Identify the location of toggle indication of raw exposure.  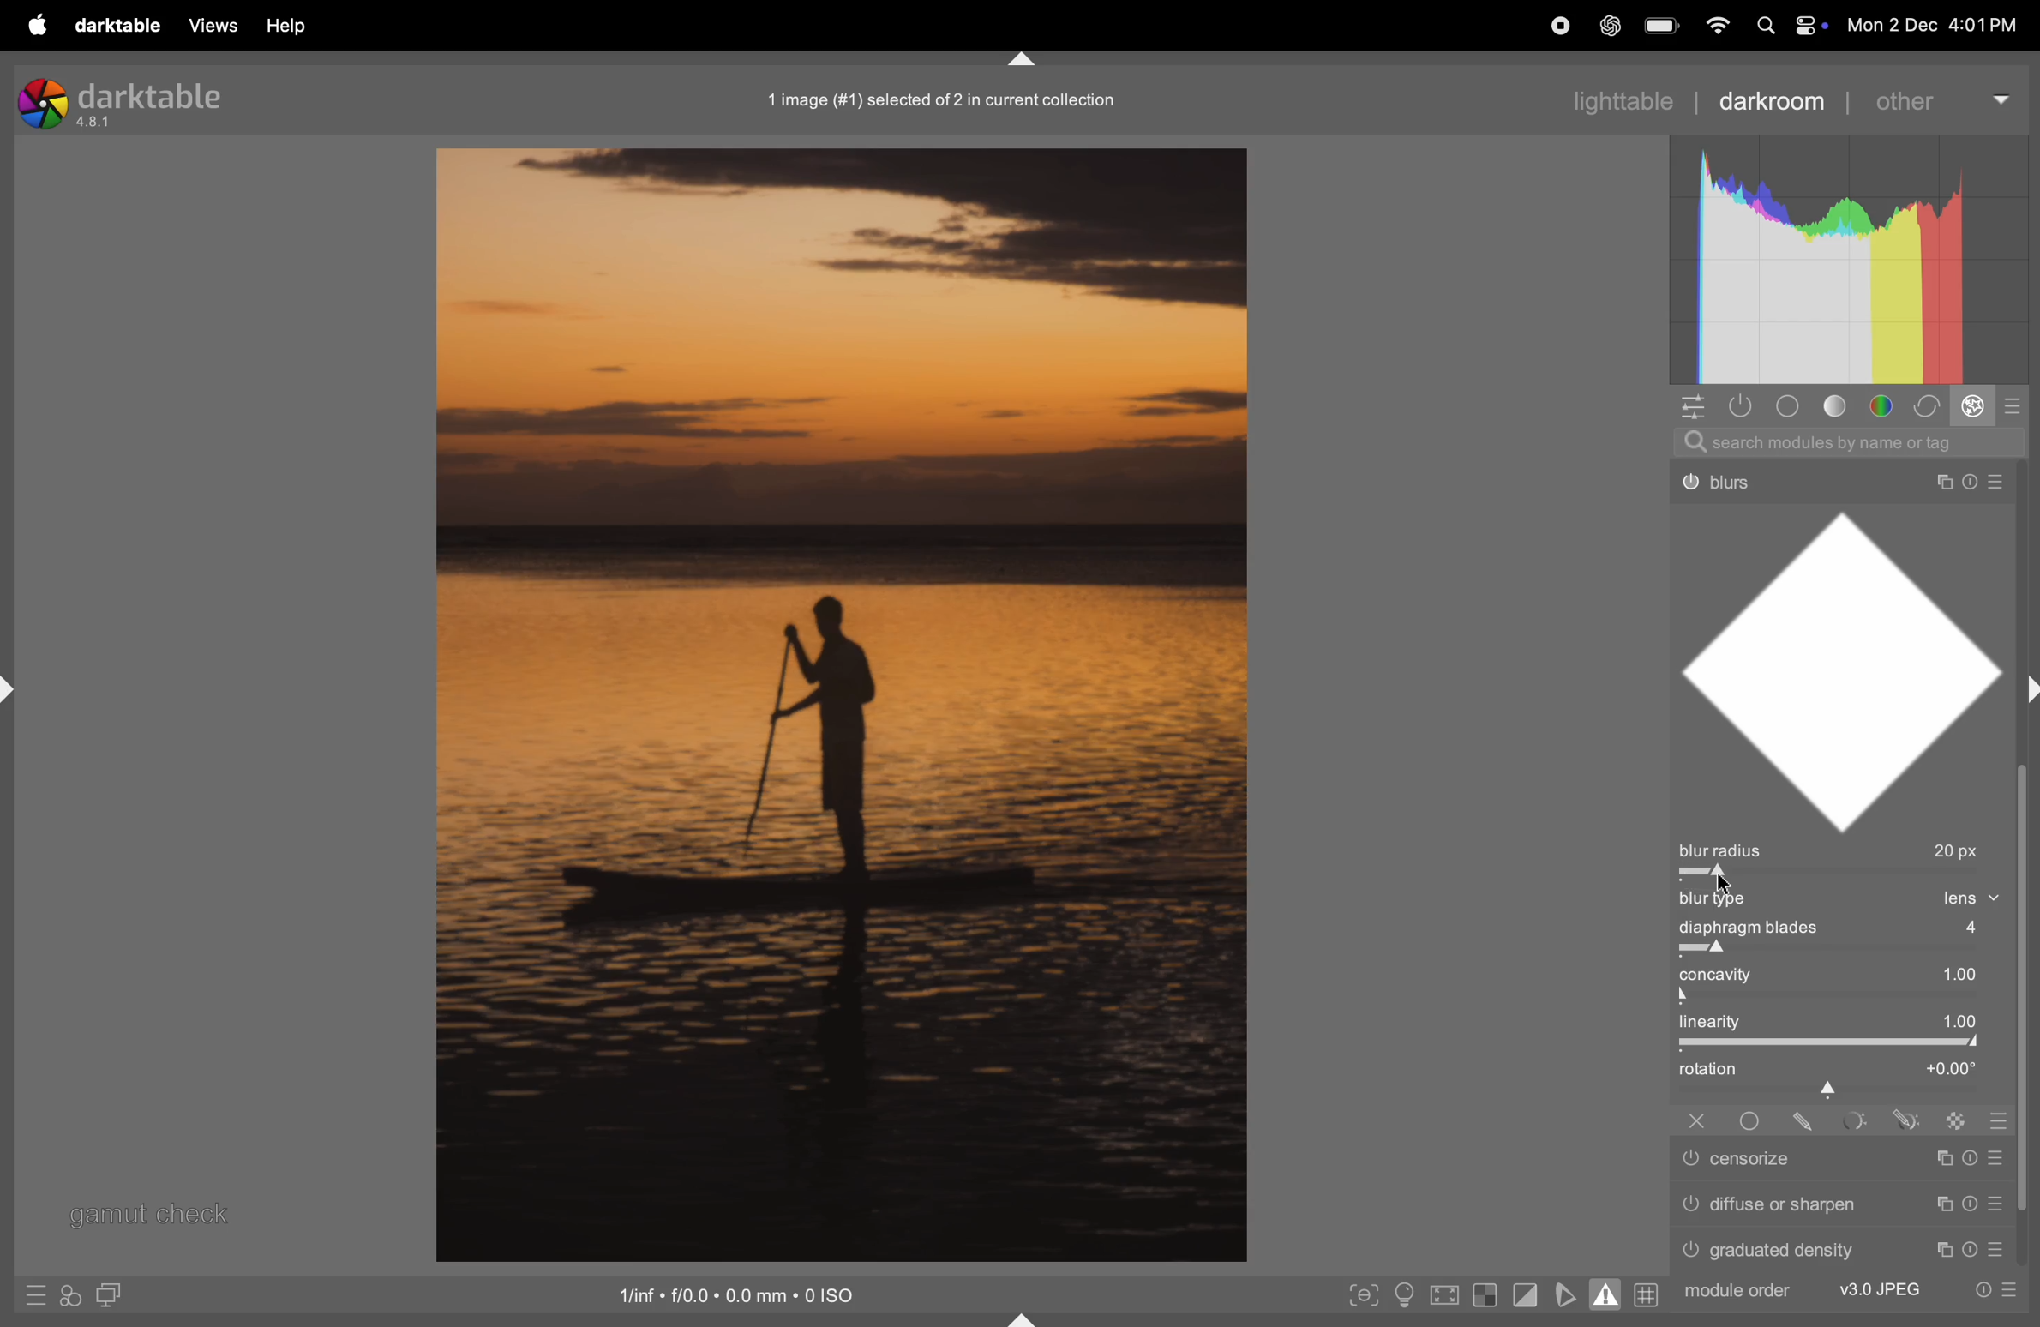
(1487, 1296).